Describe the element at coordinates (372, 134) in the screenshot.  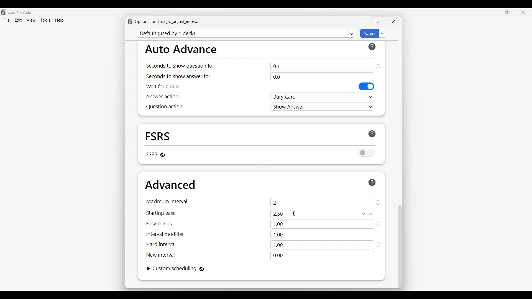
I see `Learn more about FSRS` at that location.